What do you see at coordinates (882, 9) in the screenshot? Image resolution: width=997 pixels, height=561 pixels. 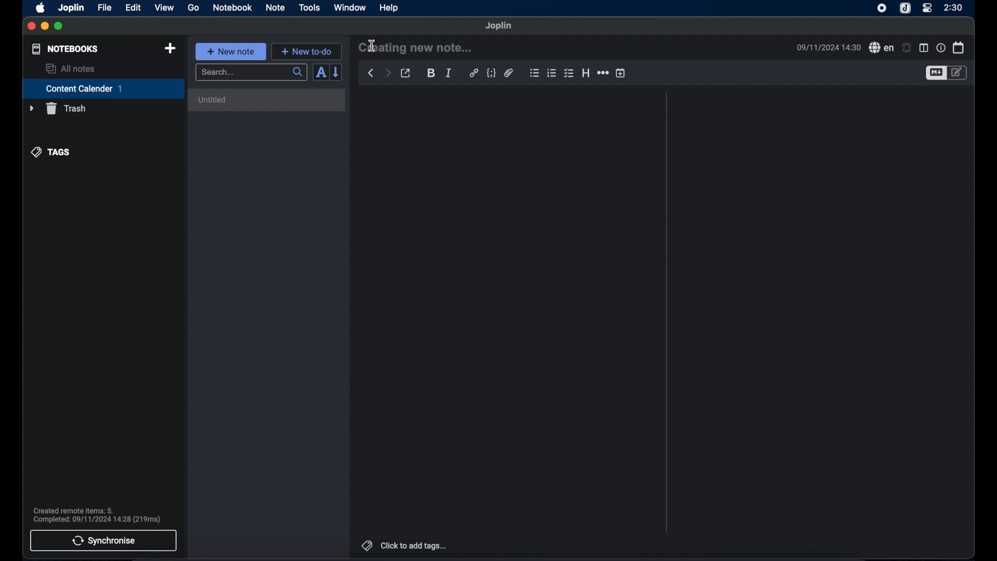 I see `screen recorder icon` at bounding box center [882, 9].